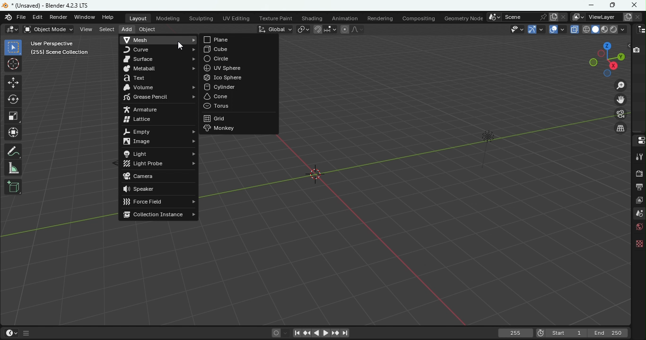  Describe the element at coordinates (159, 120) in the screenshot. I see `Lattice` at that location.